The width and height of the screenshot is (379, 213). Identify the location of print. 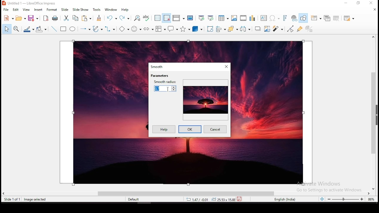
(54, 18).